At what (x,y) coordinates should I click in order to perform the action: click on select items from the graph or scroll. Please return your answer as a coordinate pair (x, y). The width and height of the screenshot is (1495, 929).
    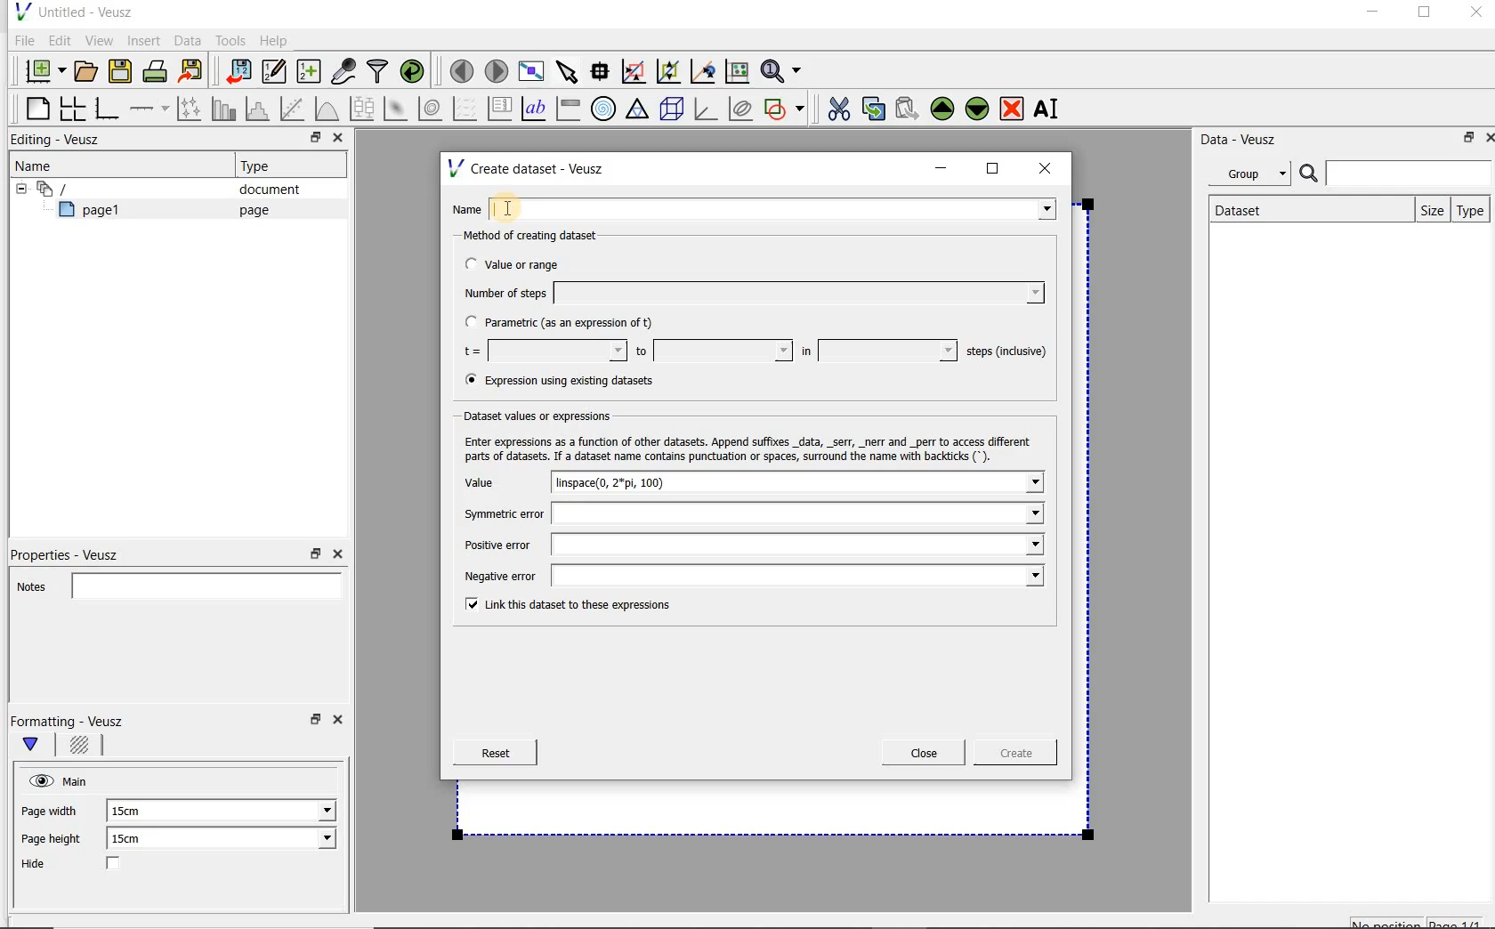
    Looking at the image, I should click on (566, 69).